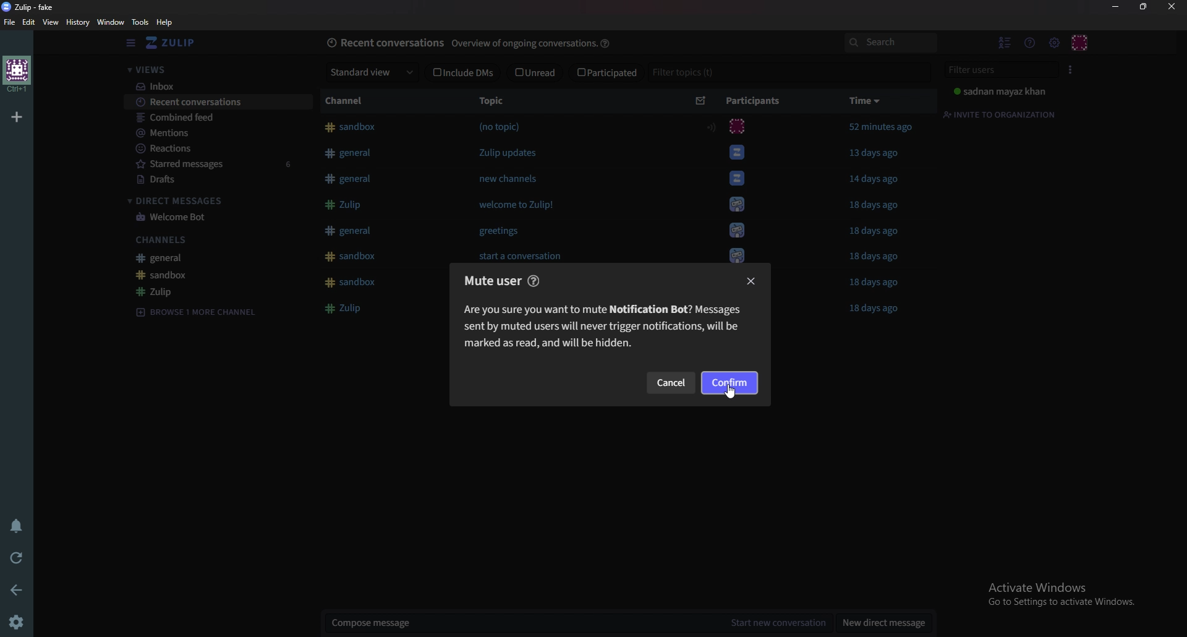 The height and width of the screenshot is (637, 1187). I want to click on 52 minutes ago, so click(882, 127).